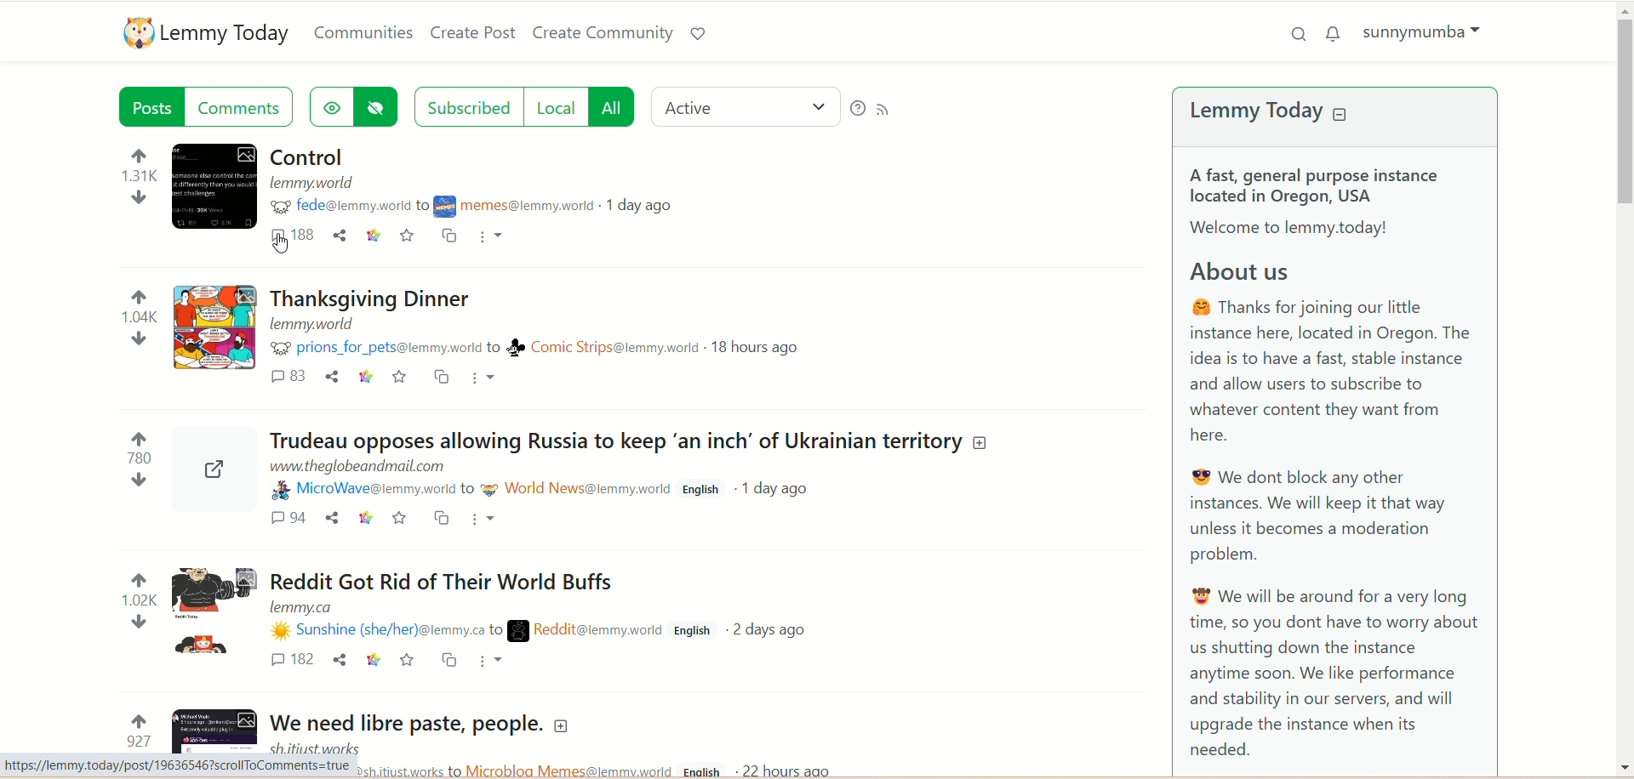  What do you see at coordinates (630, 441) in the screenshot?
I see `Post on "Trudeau opposes allowing Russia to keep ‘an inch’ of Ukrainian territory"` at bounding box center [630, 441].